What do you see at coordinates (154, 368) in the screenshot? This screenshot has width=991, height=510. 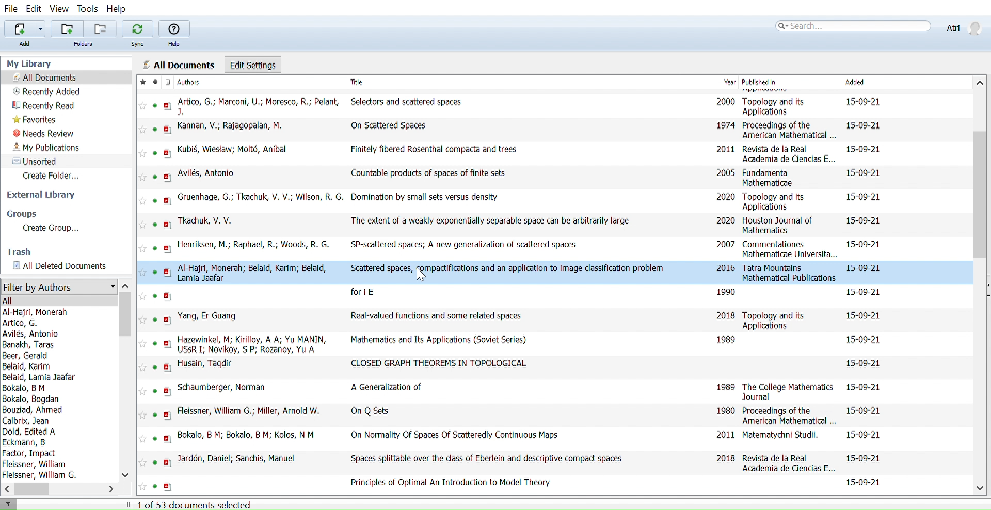 I see `reading status` at bounding box center [154, 368].